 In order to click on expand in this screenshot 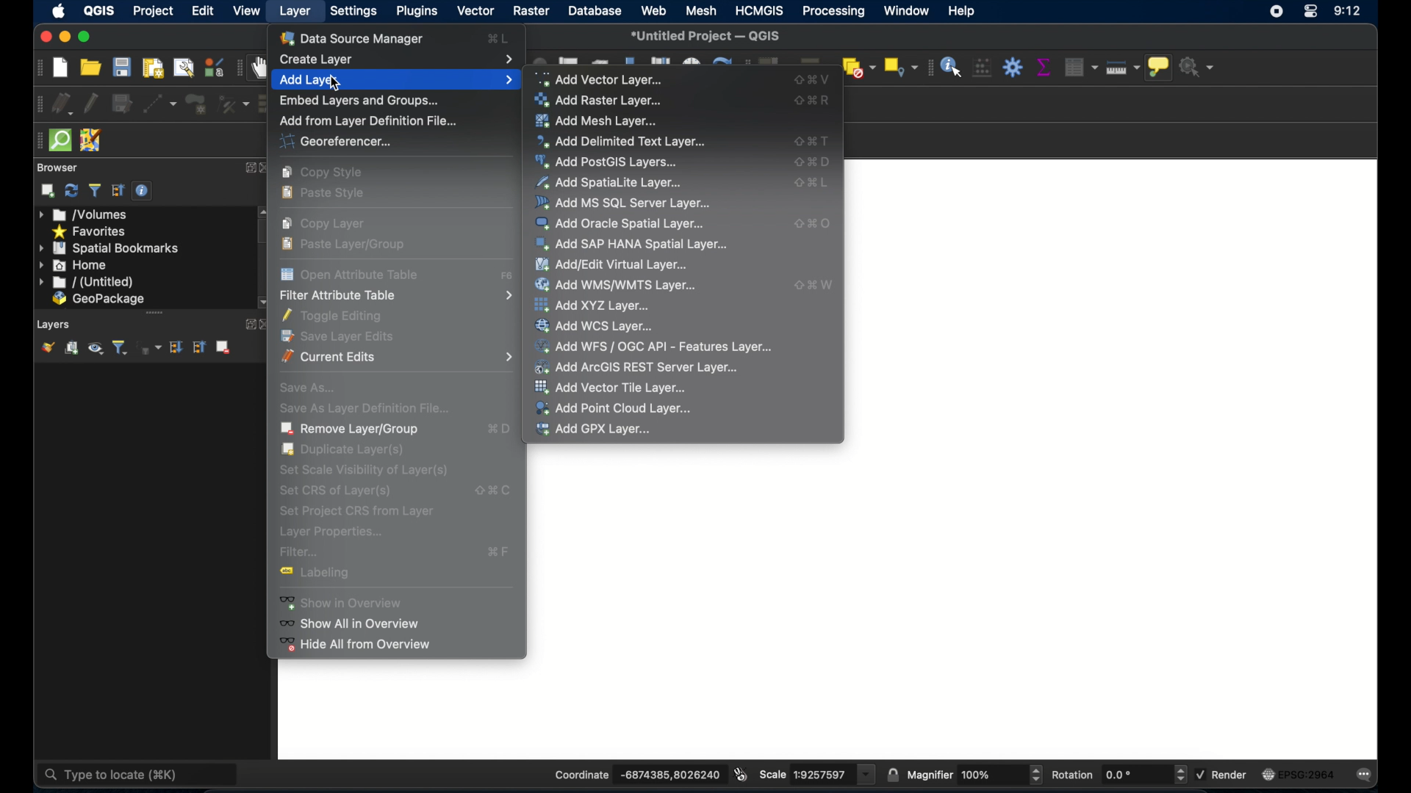, I will do `click(248, 167)`.